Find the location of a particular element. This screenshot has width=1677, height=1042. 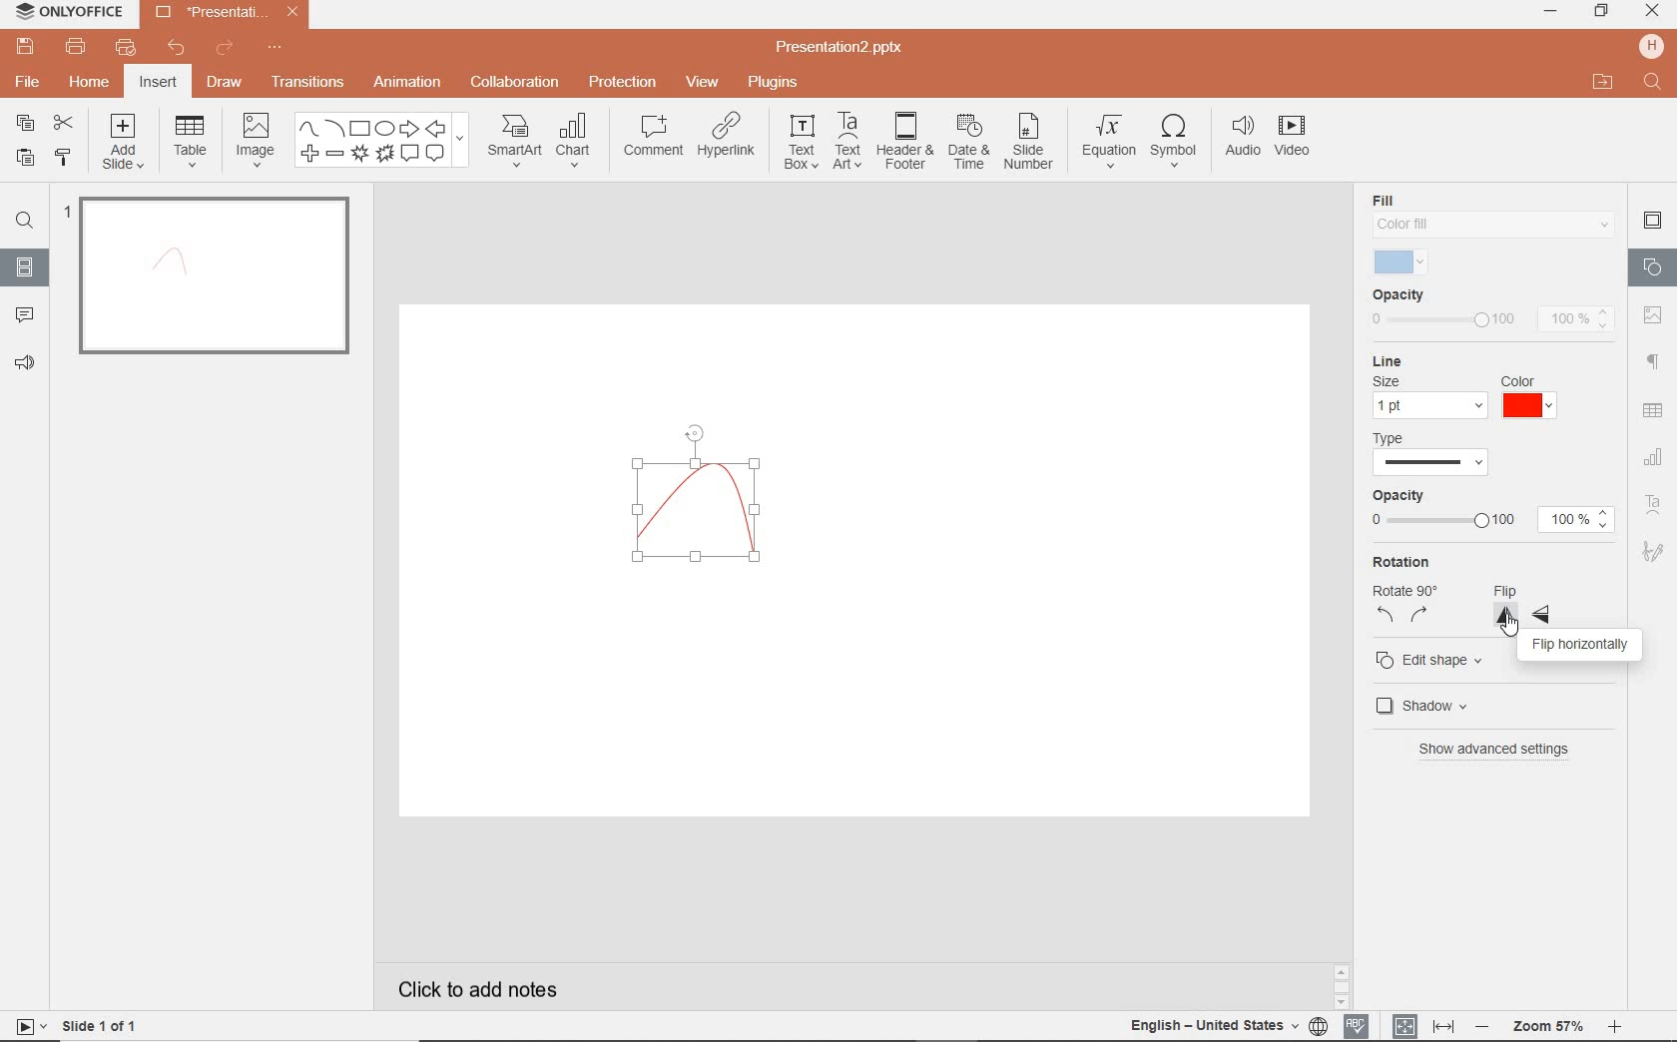

TEXT ART SETTINGS is located at coordinates (1655, 505).